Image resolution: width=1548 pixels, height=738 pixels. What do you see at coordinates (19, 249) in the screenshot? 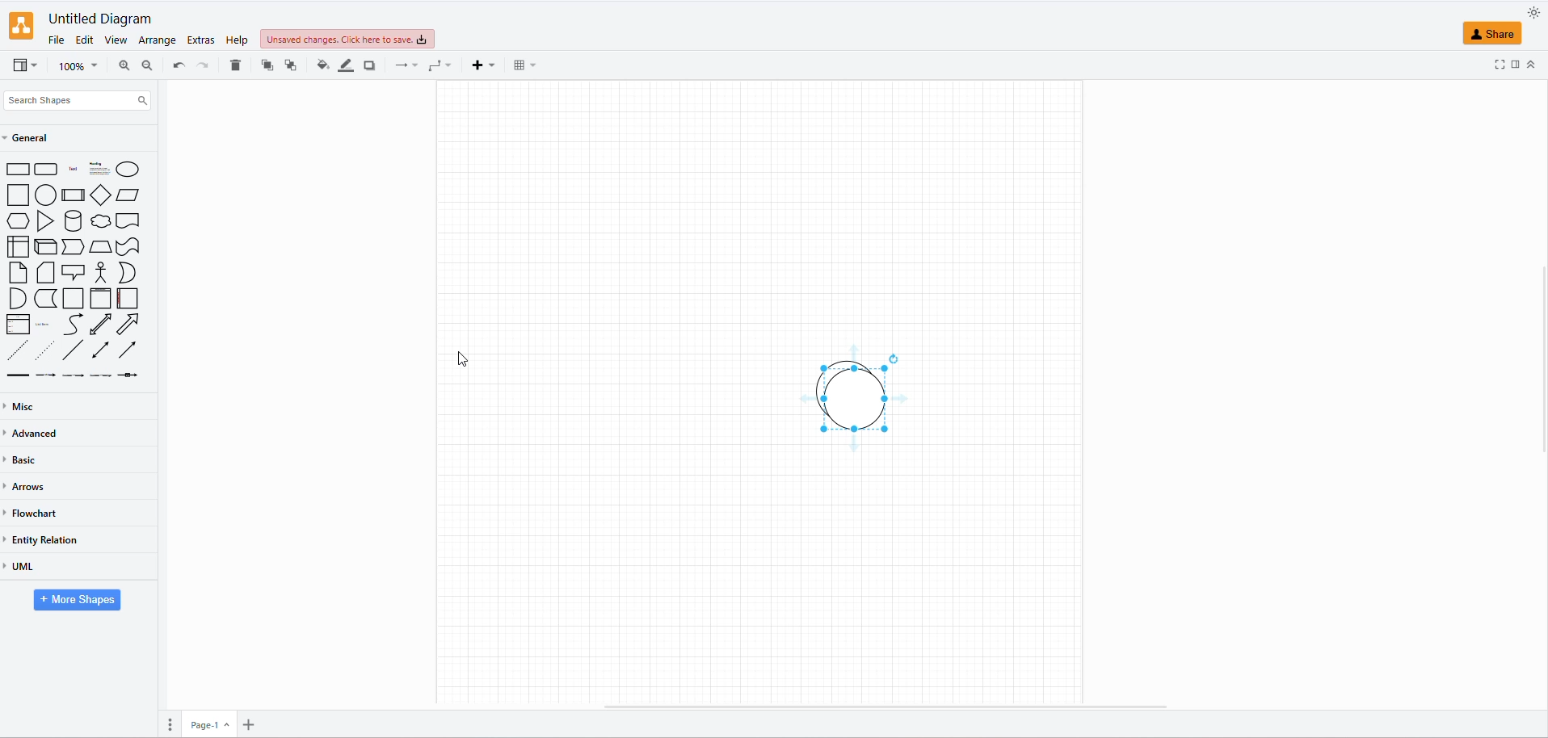
I see `INTERNAL STORAGE` at bounding box center [19, 249].